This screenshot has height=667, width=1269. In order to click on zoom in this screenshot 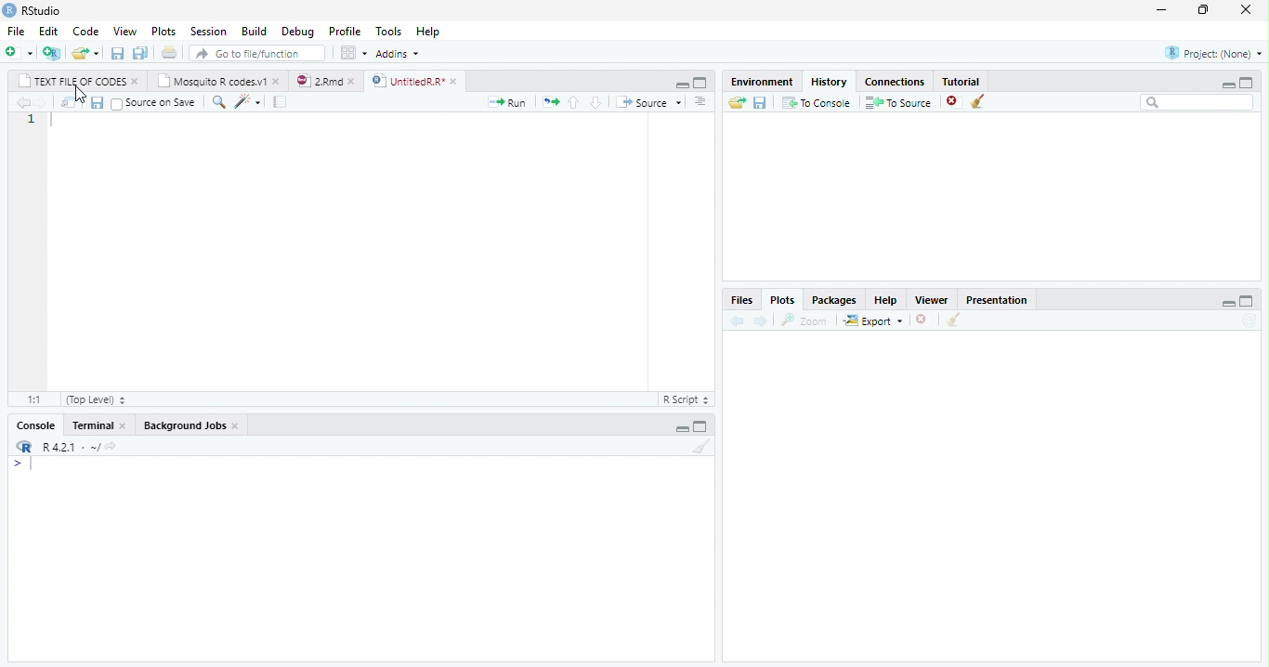, I will do `click(805, 320)`.